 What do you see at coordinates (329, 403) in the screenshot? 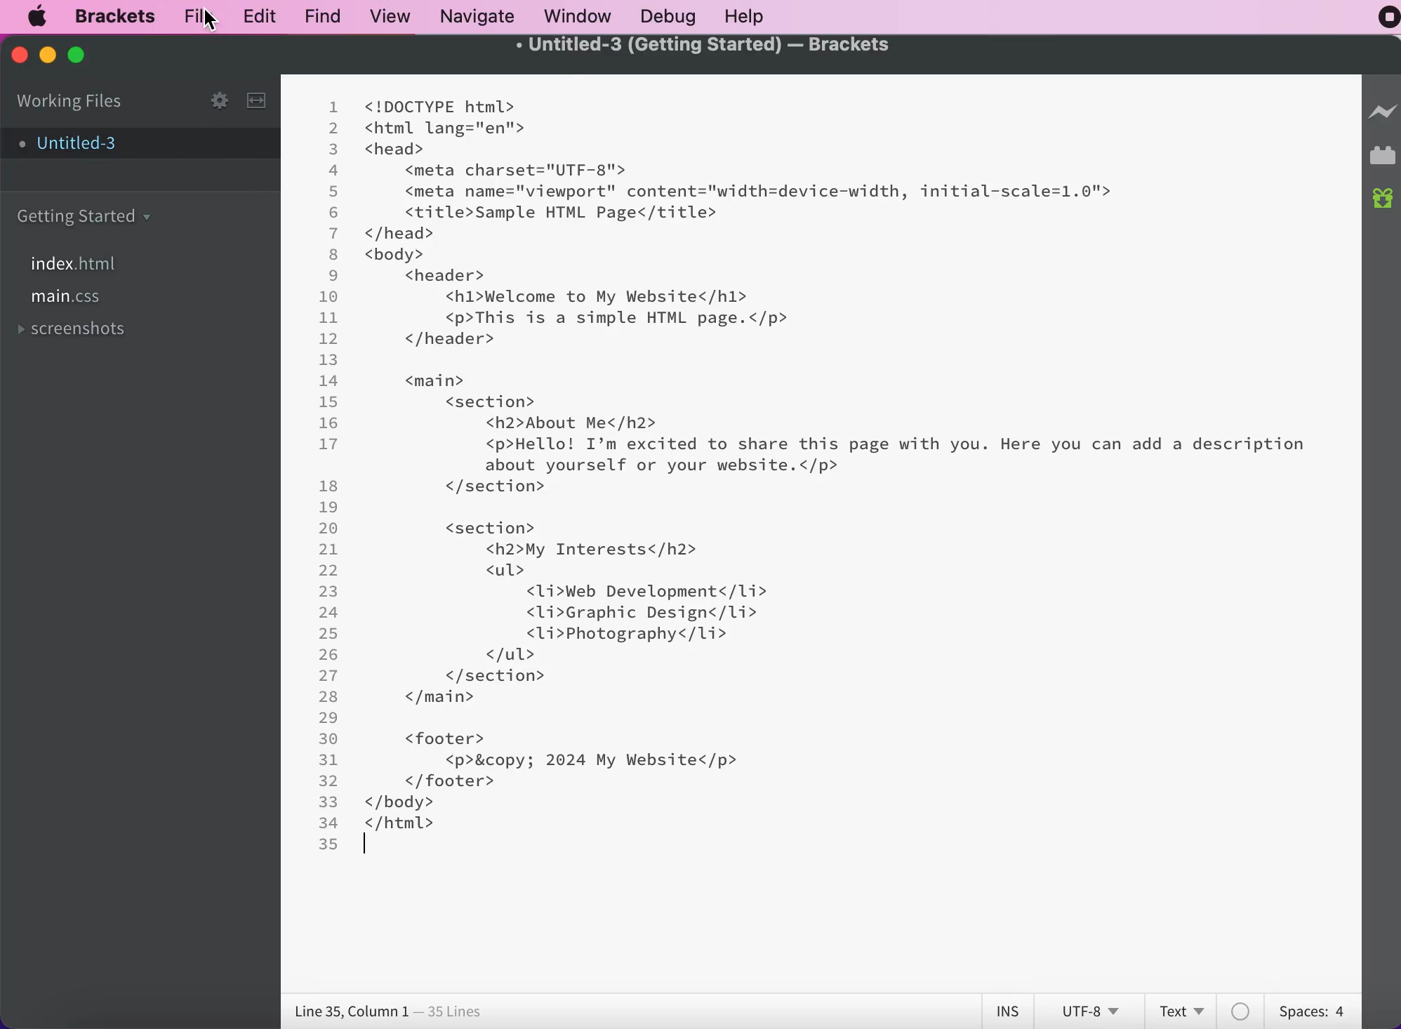
I see `15` at bounding box center [329, 403].